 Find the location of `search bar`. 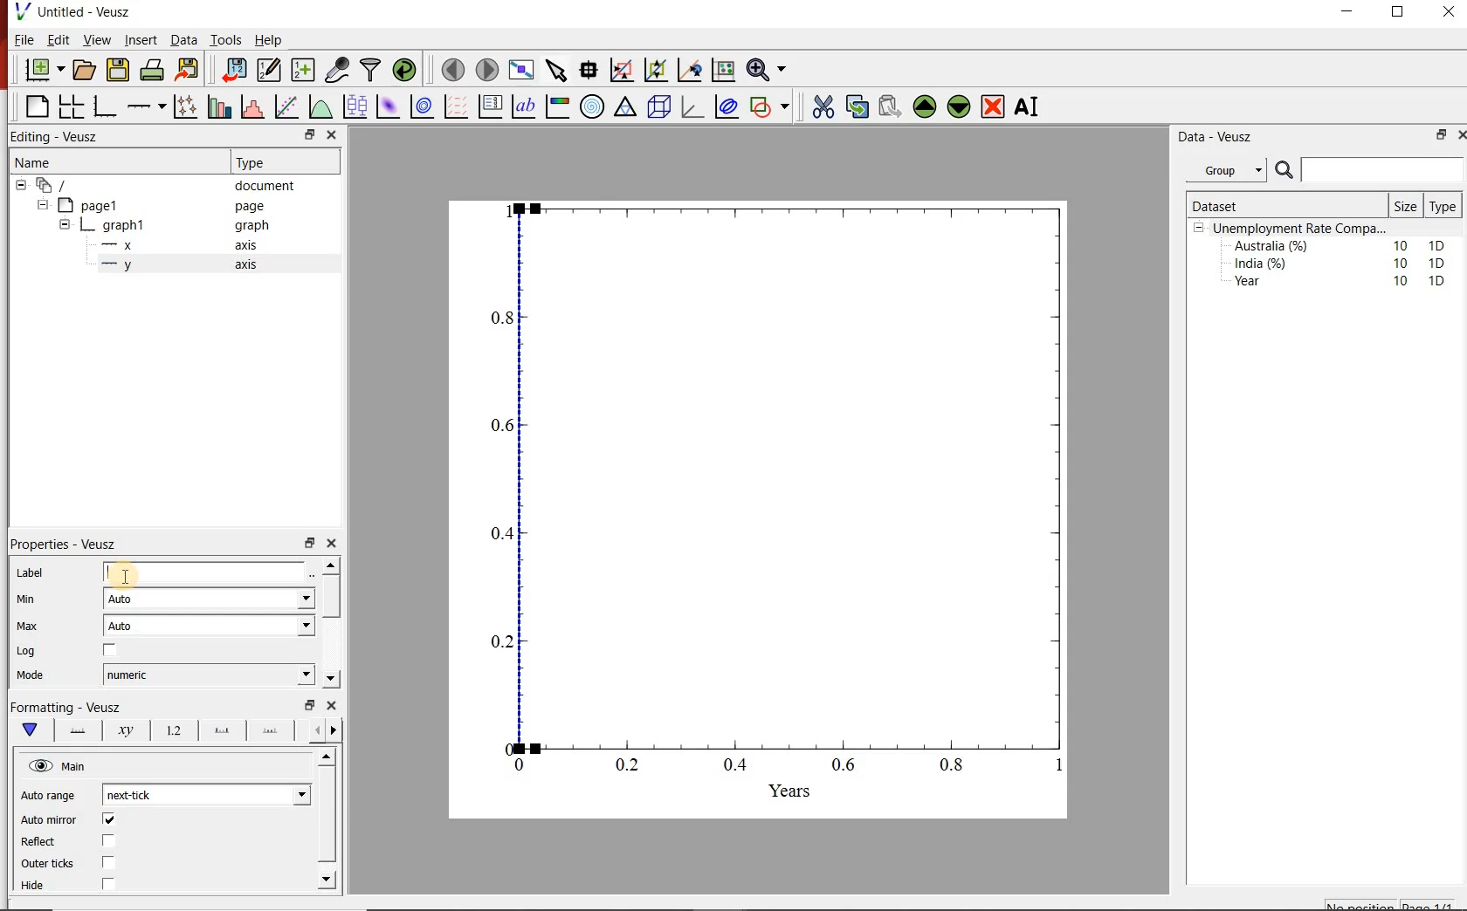

search bar is located at coordinates (1367, 170).